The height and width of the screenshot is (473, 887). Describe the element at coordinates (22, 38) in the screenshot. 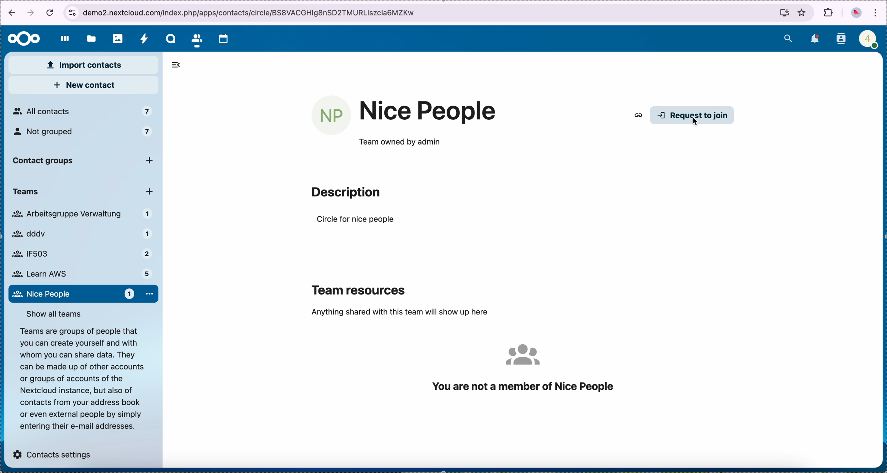

I see `Nextcloud logo` at that location.